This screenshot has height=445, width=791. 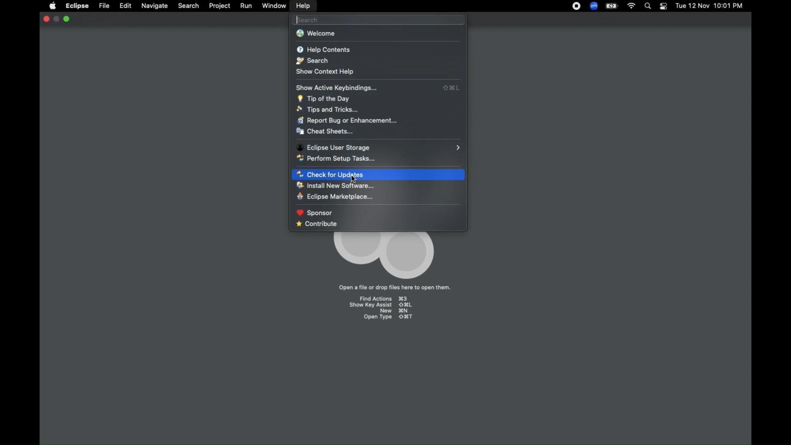 What do you see at coordinates (154, 6) in the screenshot?
I see `Navigate` at bounding box center [154, 6].